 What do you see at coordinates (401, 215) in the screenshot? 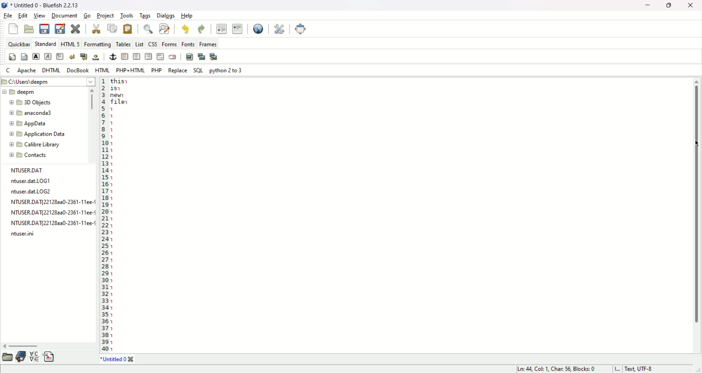
I see `editor` at bounding box center [401, 215].